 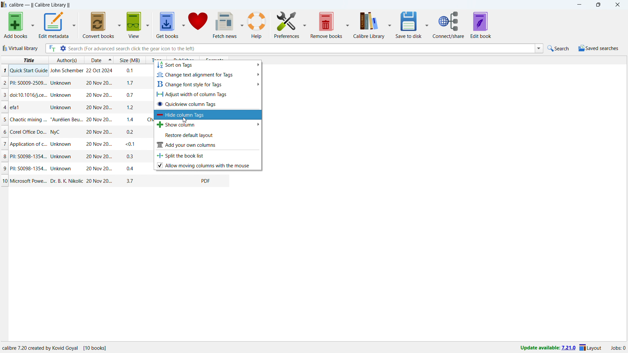 I want to click on add books options, so click(x=33, y=24).